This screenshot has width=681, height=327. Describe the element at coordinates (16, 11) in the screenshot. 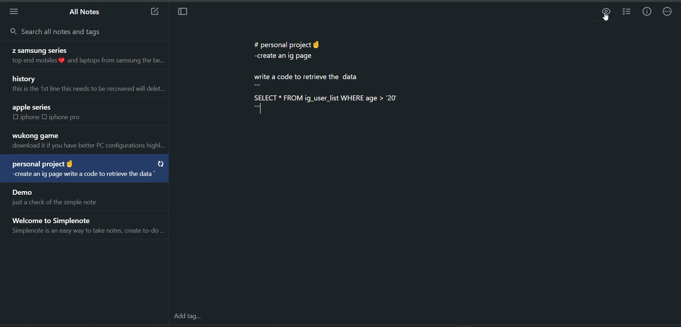

I see `menu` at that location.